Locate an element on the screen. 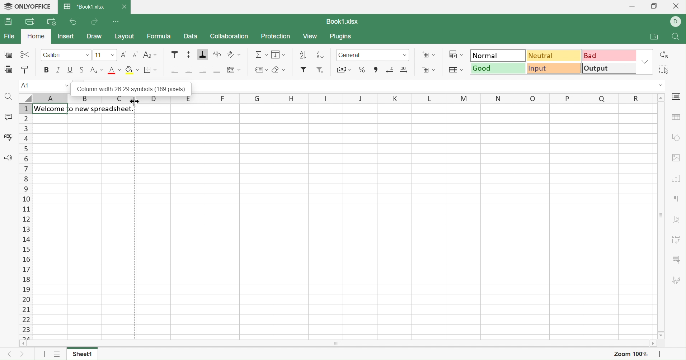 The width and height of the screenshot is (686, 360). Align Middle is located at coordinates (188, 55).